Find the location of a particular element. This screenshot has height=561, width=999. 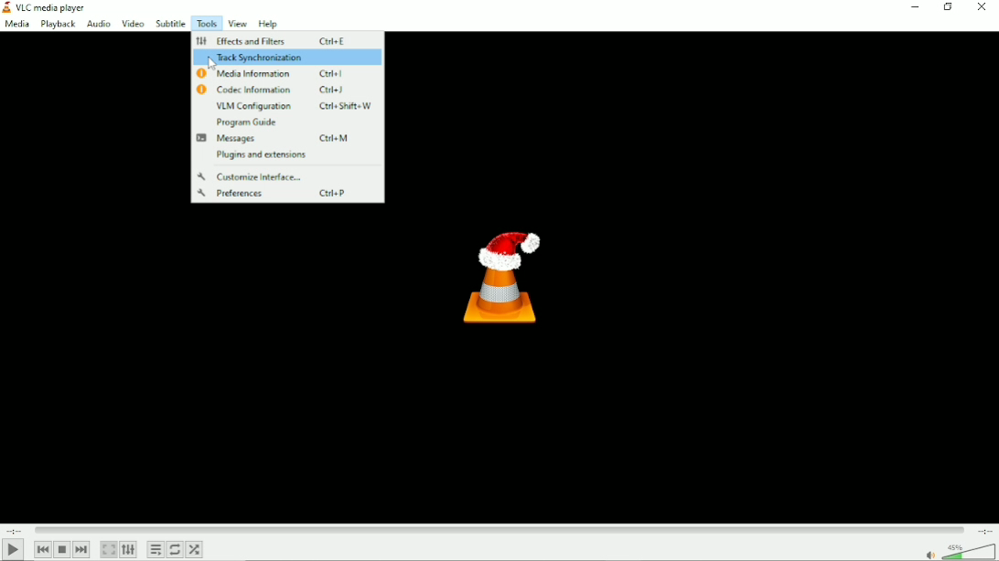

VLC media player is located at coordinates (44, 7).